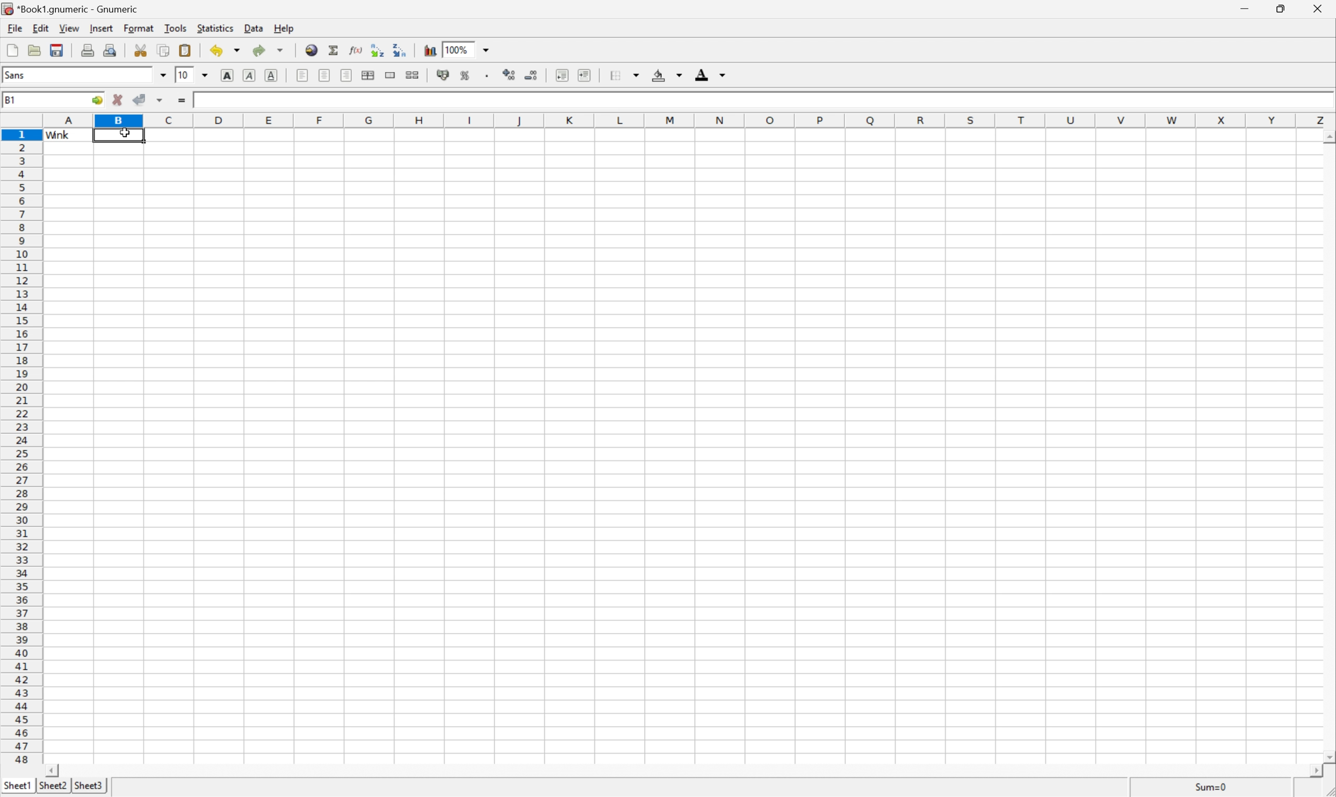 Image resolution: width=1336 pixels, height=797 pixels. I want to click on edit function in current cell, so click(356, 49).